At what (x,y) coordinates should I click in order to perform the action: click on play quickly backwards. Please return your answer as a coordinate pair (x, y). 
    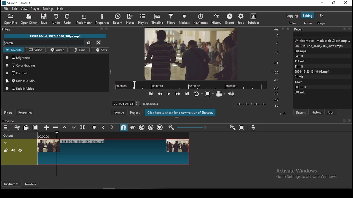
    Looking at the image, I should click on (161, 93).